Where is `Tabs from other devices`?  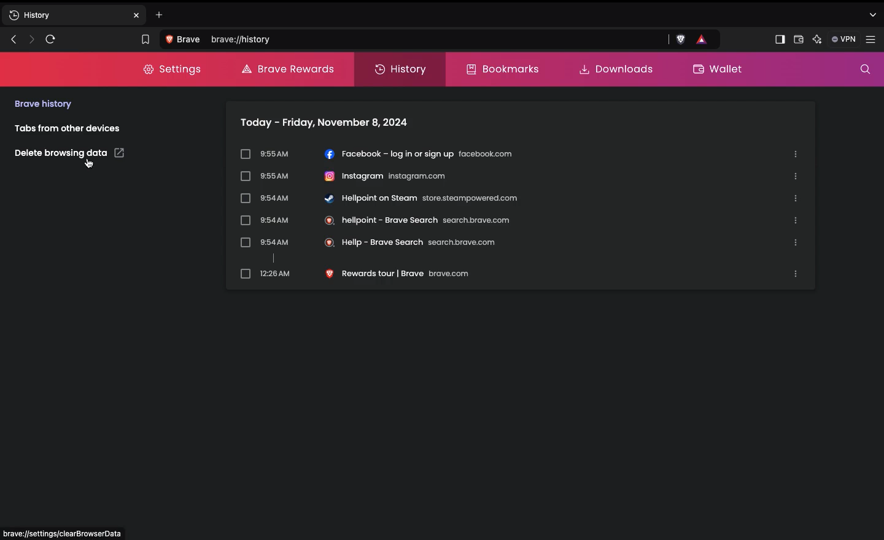
Tabs from other devices is located at coordinates (71, 128).